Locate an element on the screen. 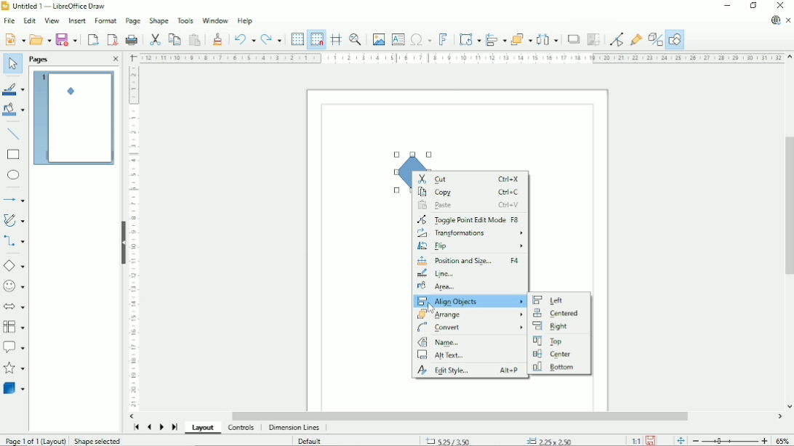 The image size is (794, 446). Edit style is located at coordinates (470, 371).